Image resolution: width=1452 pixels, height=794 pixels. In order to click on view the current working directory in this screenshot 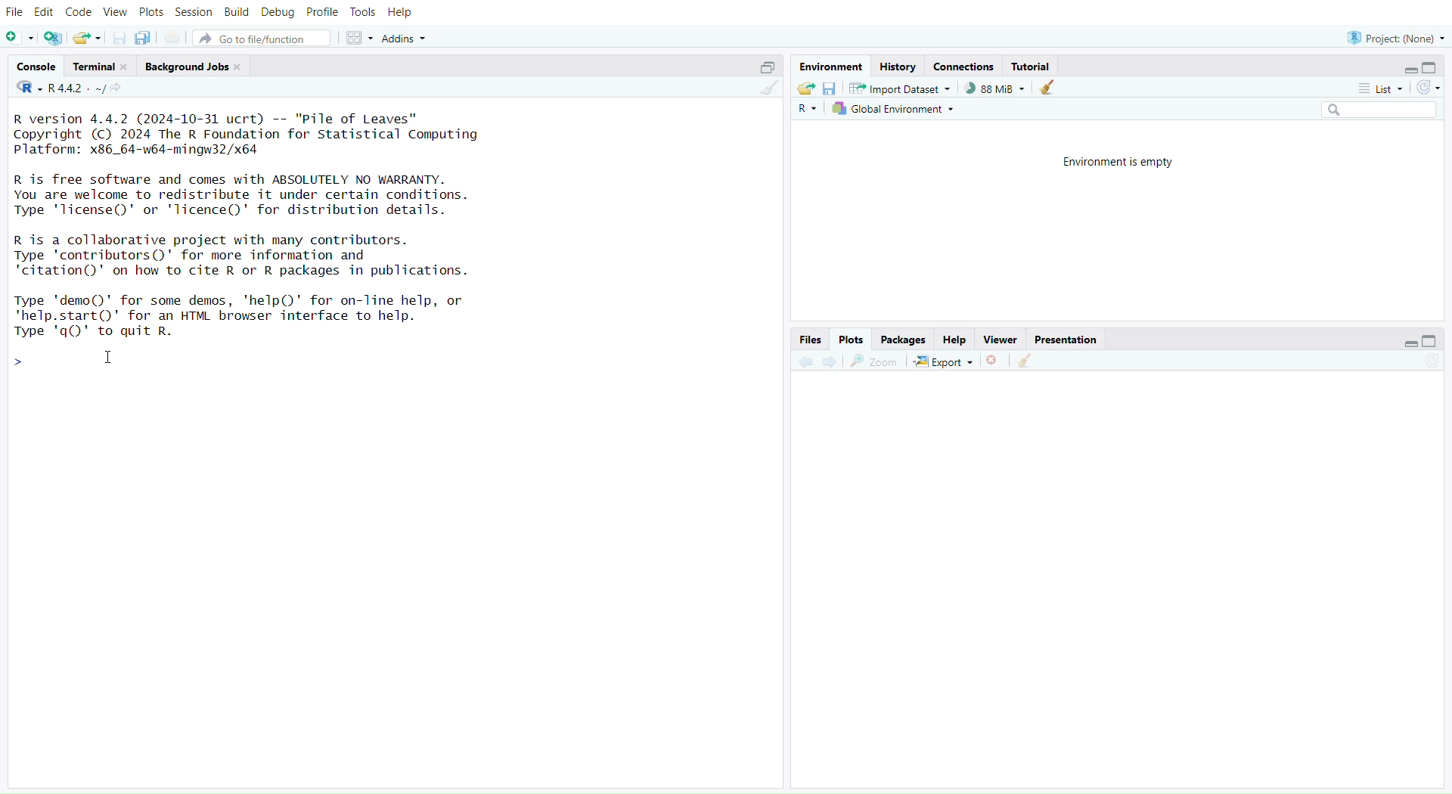, I will do `click(119, 88)`.